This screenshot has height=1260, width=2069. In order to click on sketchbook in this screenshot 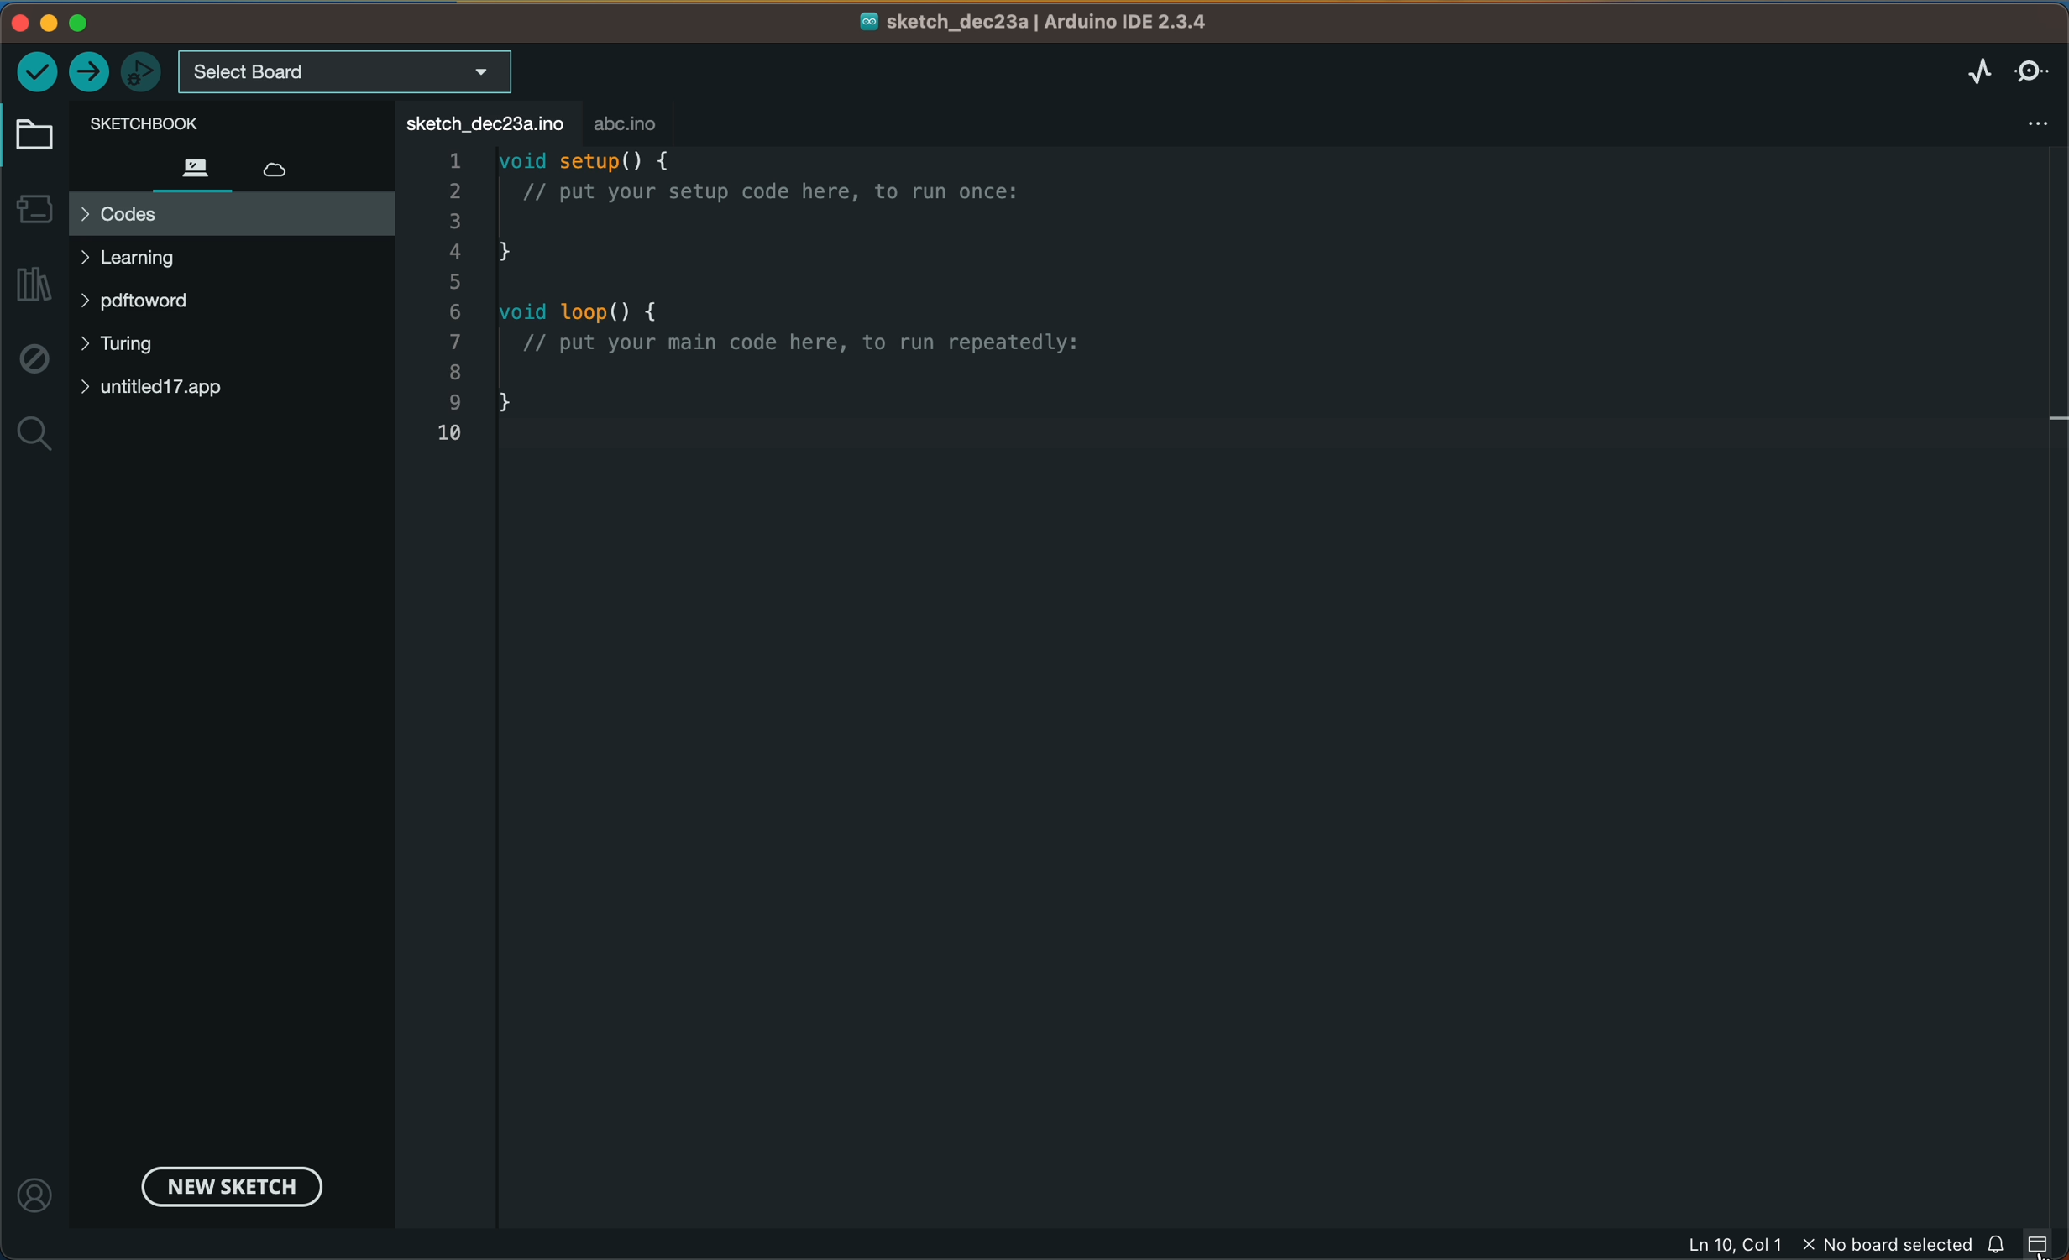, I will do `click(186, 122)`.